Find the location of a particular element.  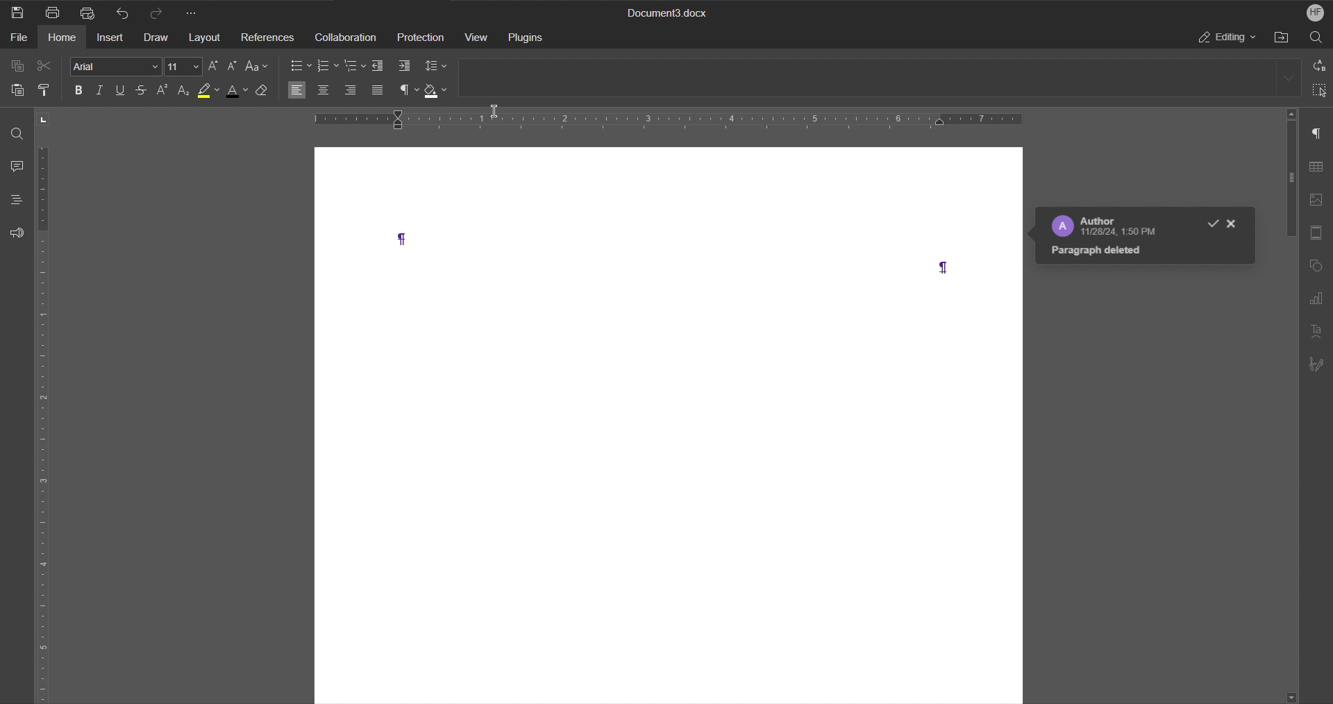

Vertical Ruler is located at coordinates (47, 422).